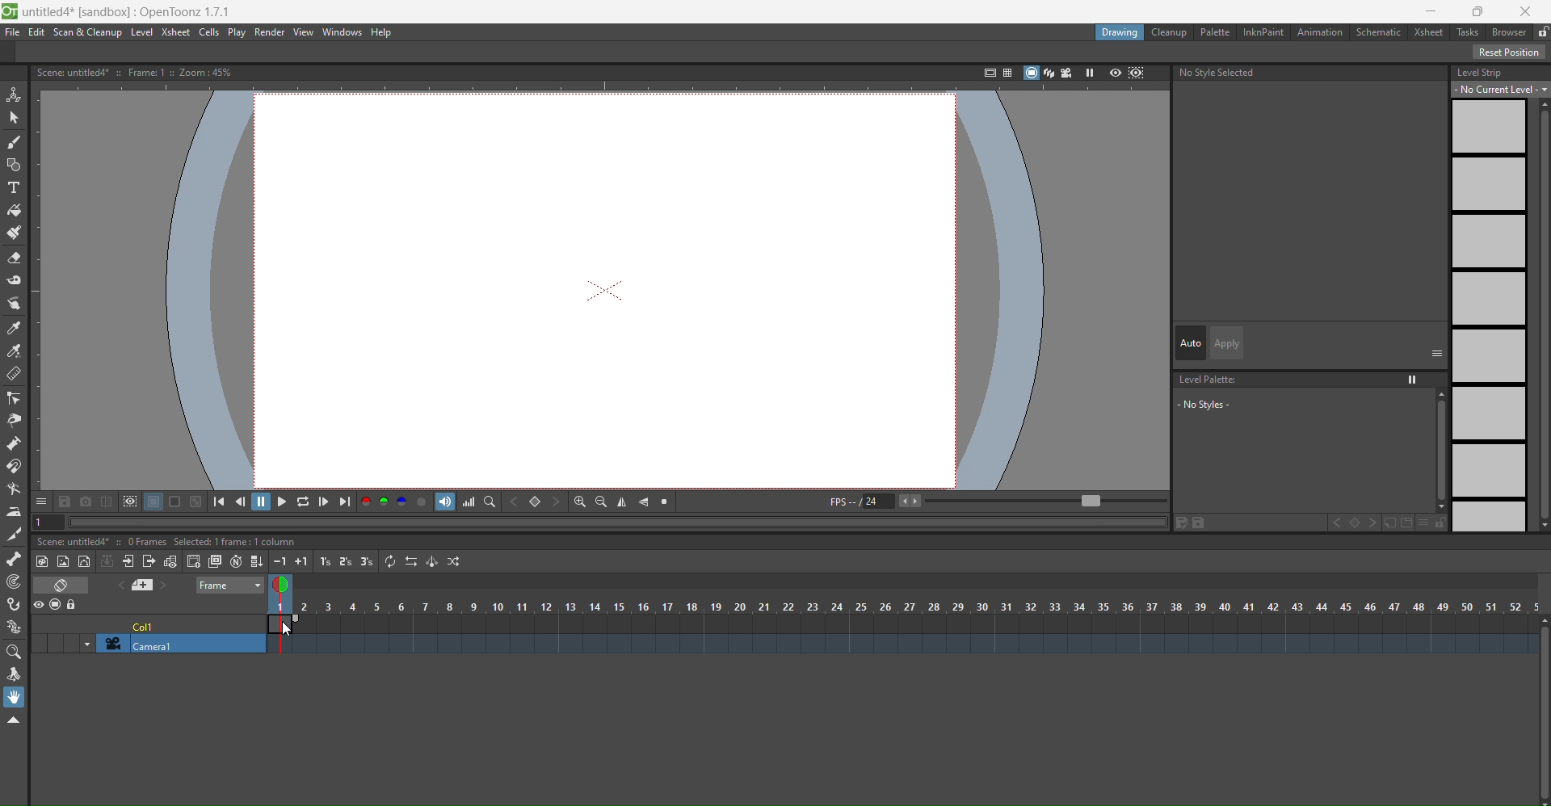 The height and width of the screenshot is (806, 1551). What do you see at coordinates (14, 118) in the screenshot?
I see `selection tool ` at bounding box center [14, 118].